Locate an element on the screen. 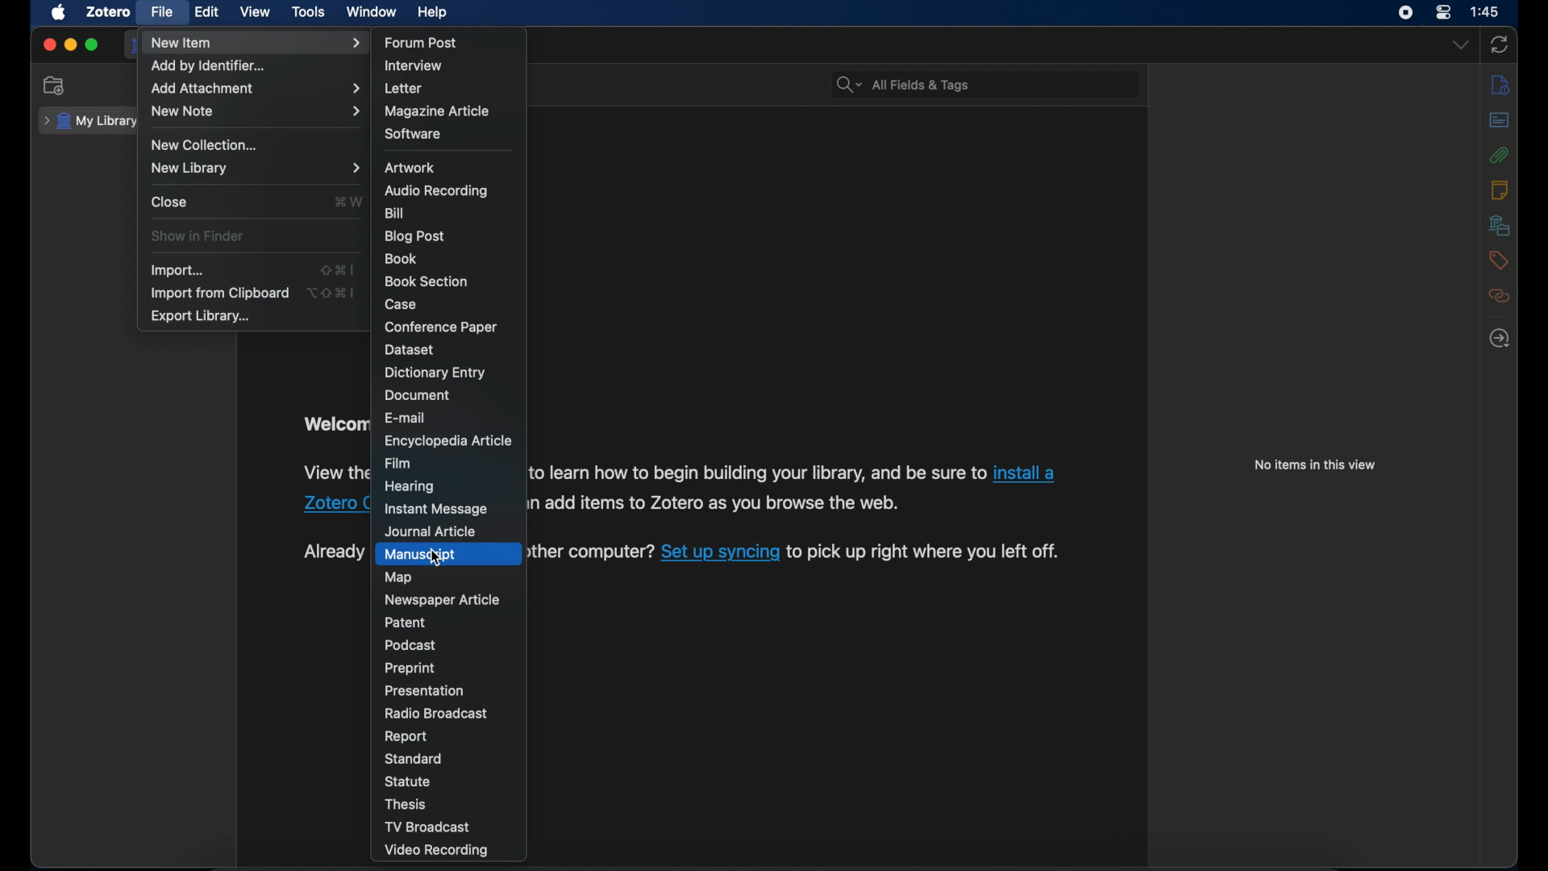 The width and height of the screenshot is (1548, 871). apple is located at coordinates (57, 12).